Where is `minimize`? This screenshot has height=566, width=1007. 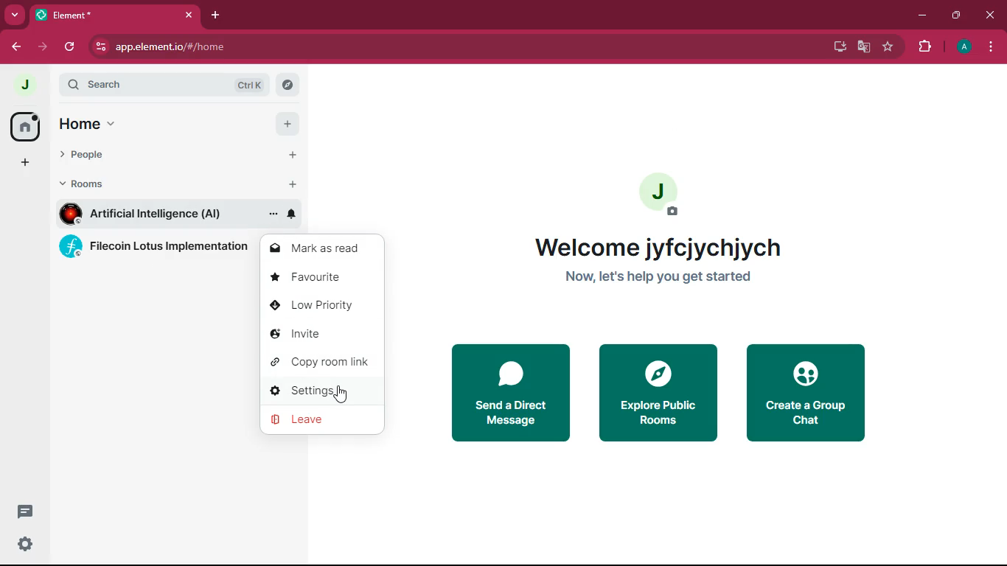
minimize is located at coordinates (924, 15).